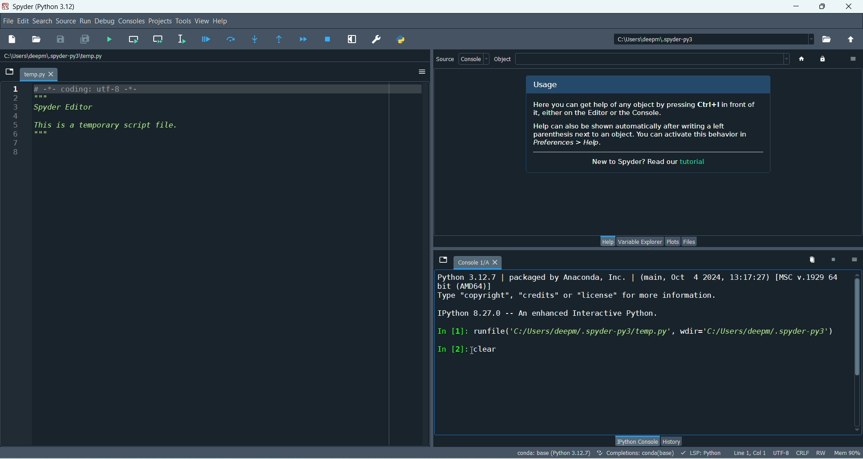  What do you see at coordinates (848, 6) in the screenshot?
I see `close` at bounding box center [848, 6].